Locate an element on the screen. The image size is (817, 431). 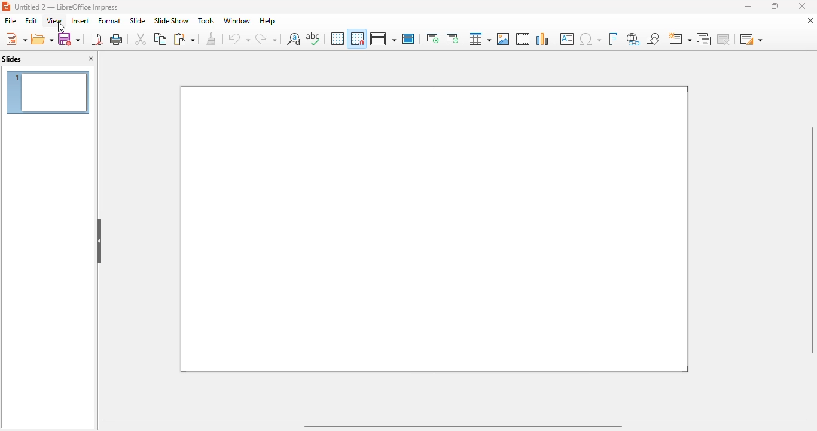
insert chart is located at coordinates (543, 39).